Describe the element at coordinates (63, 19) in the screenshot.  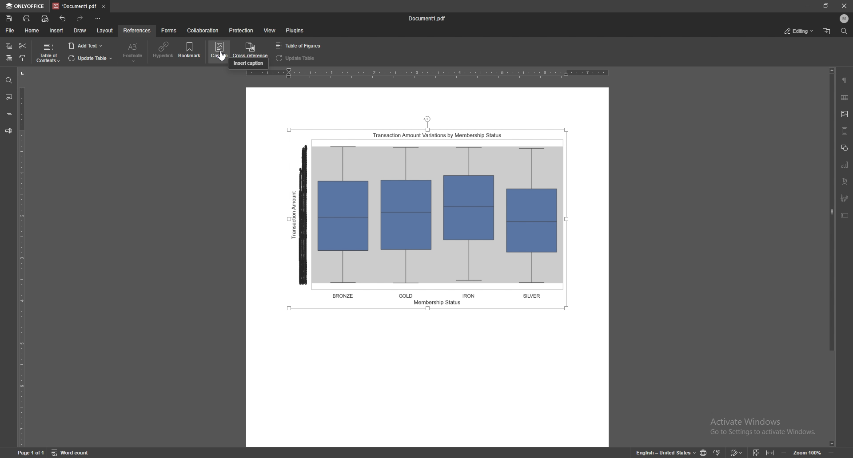
I see `undo` at that location.